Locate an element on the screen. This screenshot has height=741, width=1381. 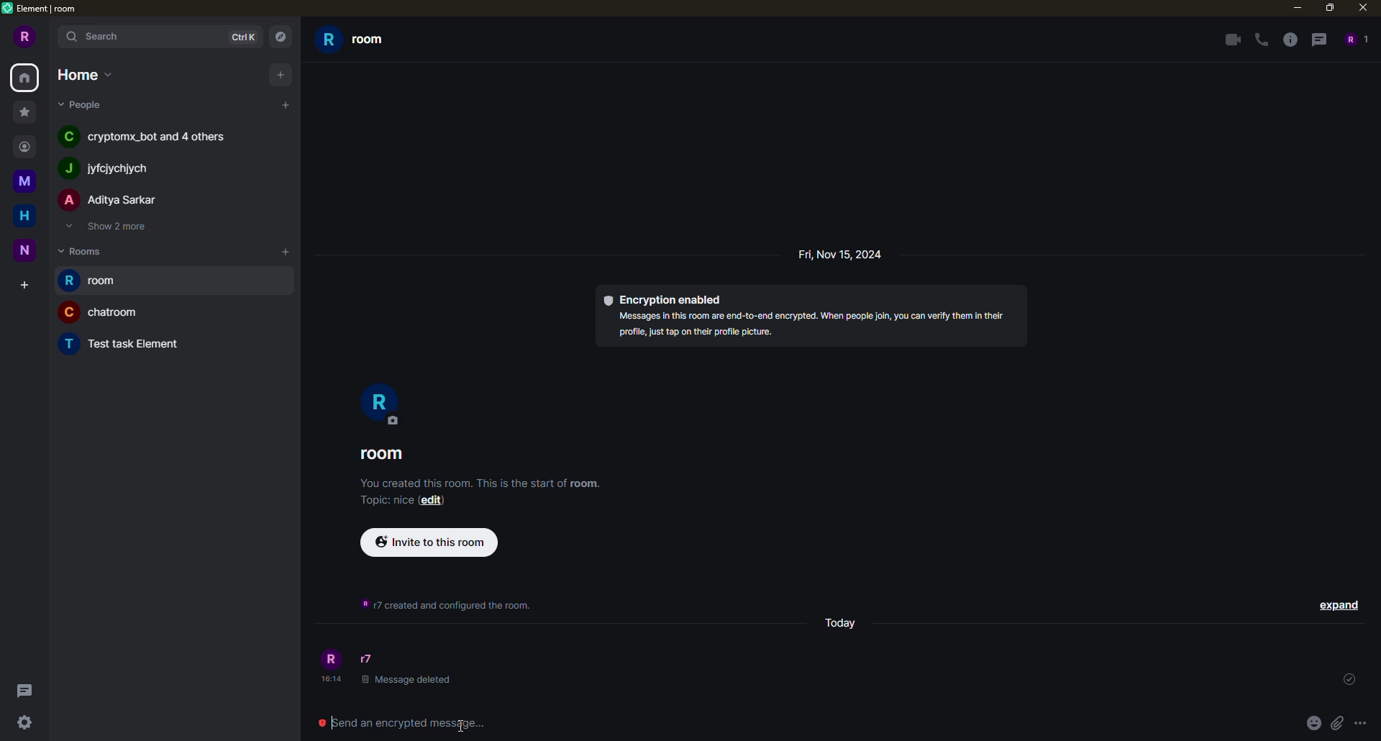
room is located at coordinates (386, 455).